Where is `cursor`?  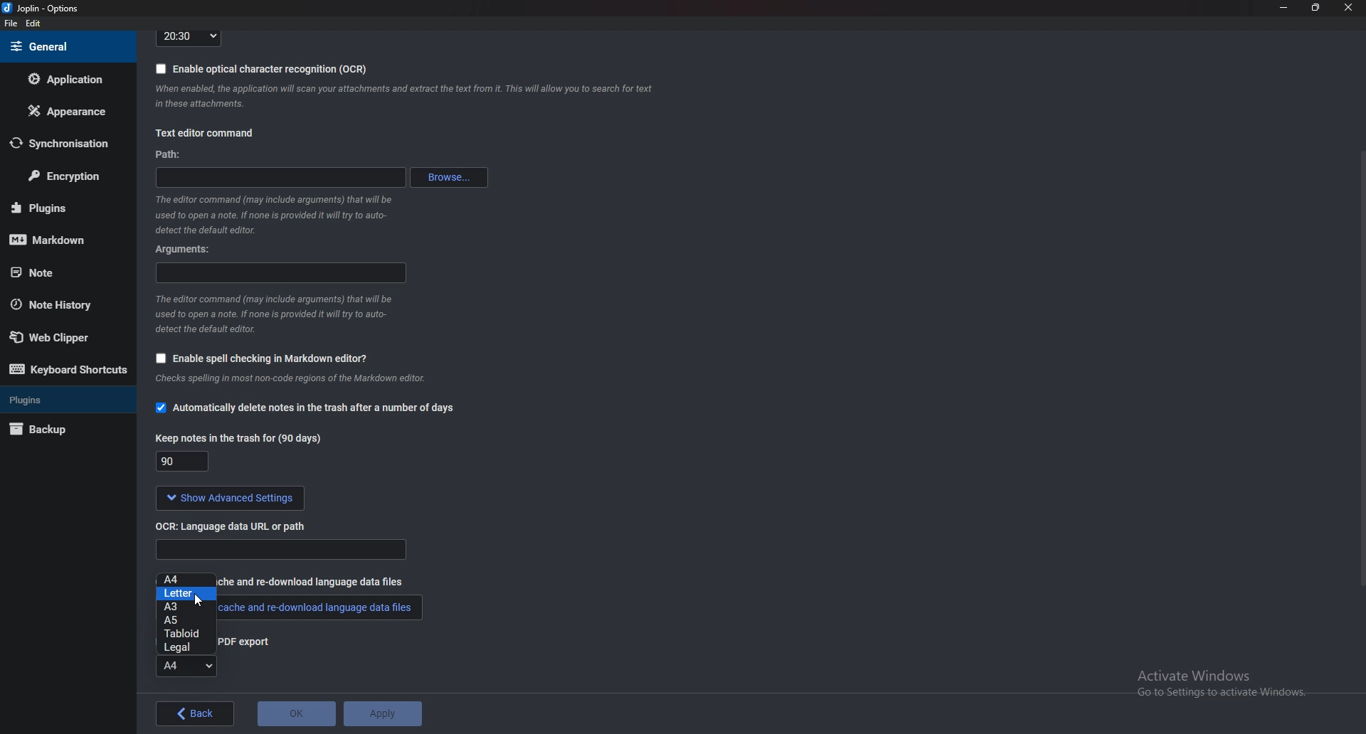
cursor is located at coordinates (198, 600).